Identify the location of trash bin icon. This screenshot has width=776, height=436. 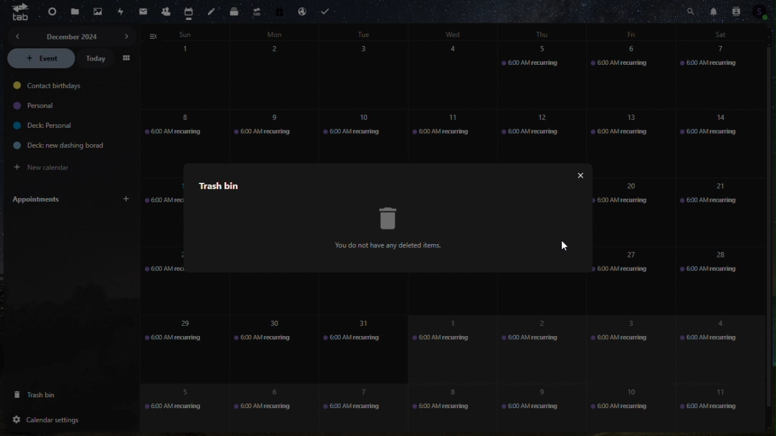
(396, 227).